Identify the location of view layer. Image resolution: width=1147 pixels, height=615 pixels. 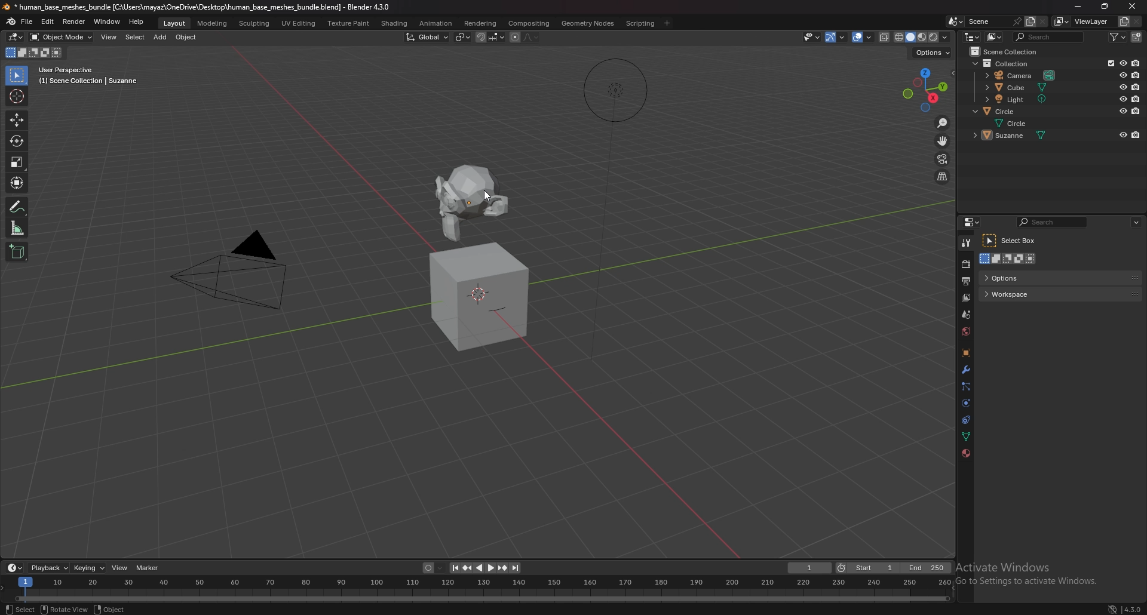
(965, 299).